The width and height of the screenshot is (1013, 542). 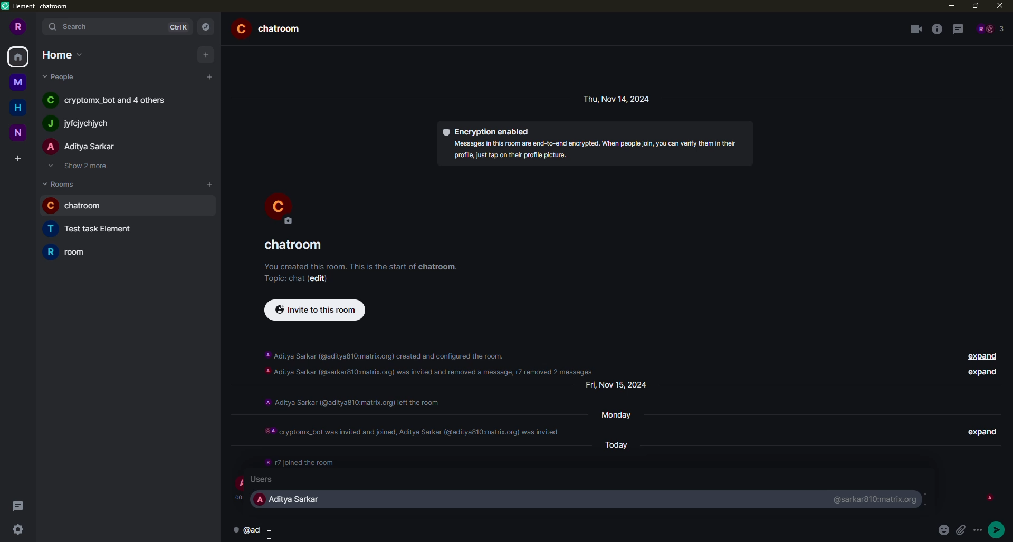 I want to click on day, so click(x=622, y=414).